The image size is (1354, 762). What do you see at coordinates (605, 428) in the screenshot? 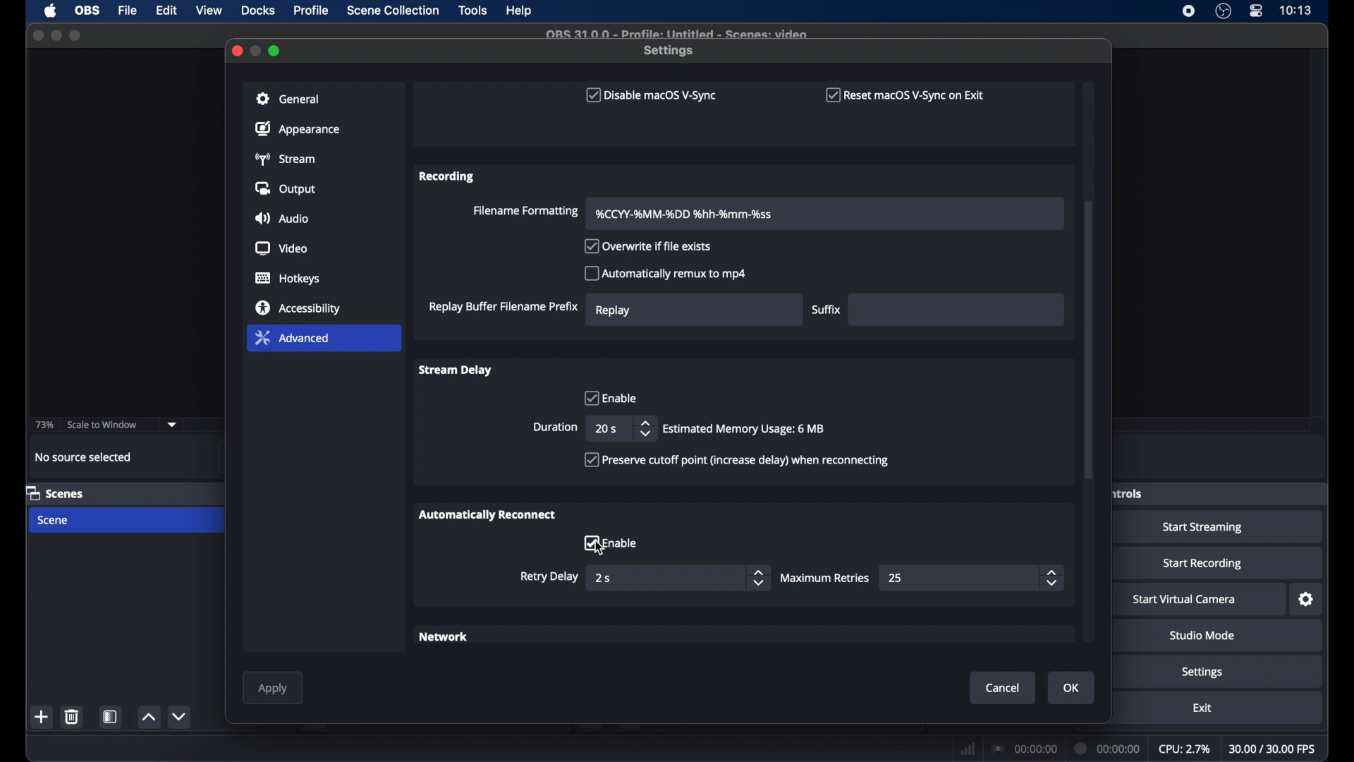
I see `20 s` at bounding box center [605, 428].